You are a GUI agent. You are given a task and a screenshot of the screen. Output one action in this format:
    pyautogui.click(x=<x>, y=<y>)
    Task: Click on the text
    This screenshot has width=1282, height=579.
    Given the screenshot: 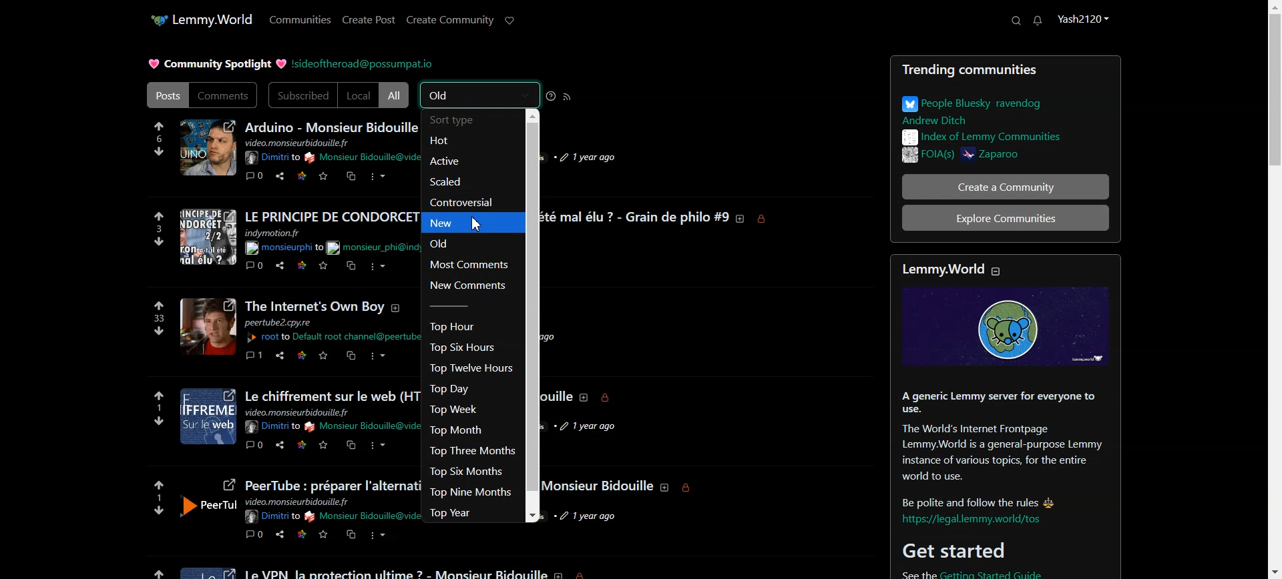 What is the action you would take?
    pyautogui.click(x=363, y=426)
    